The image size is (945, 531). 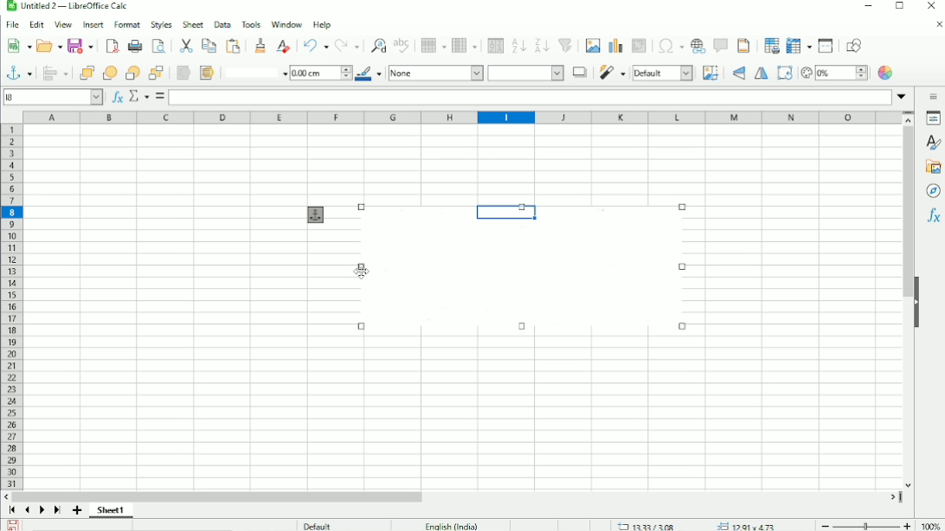 I want to click on Shadow, so click(x=579, y=72).